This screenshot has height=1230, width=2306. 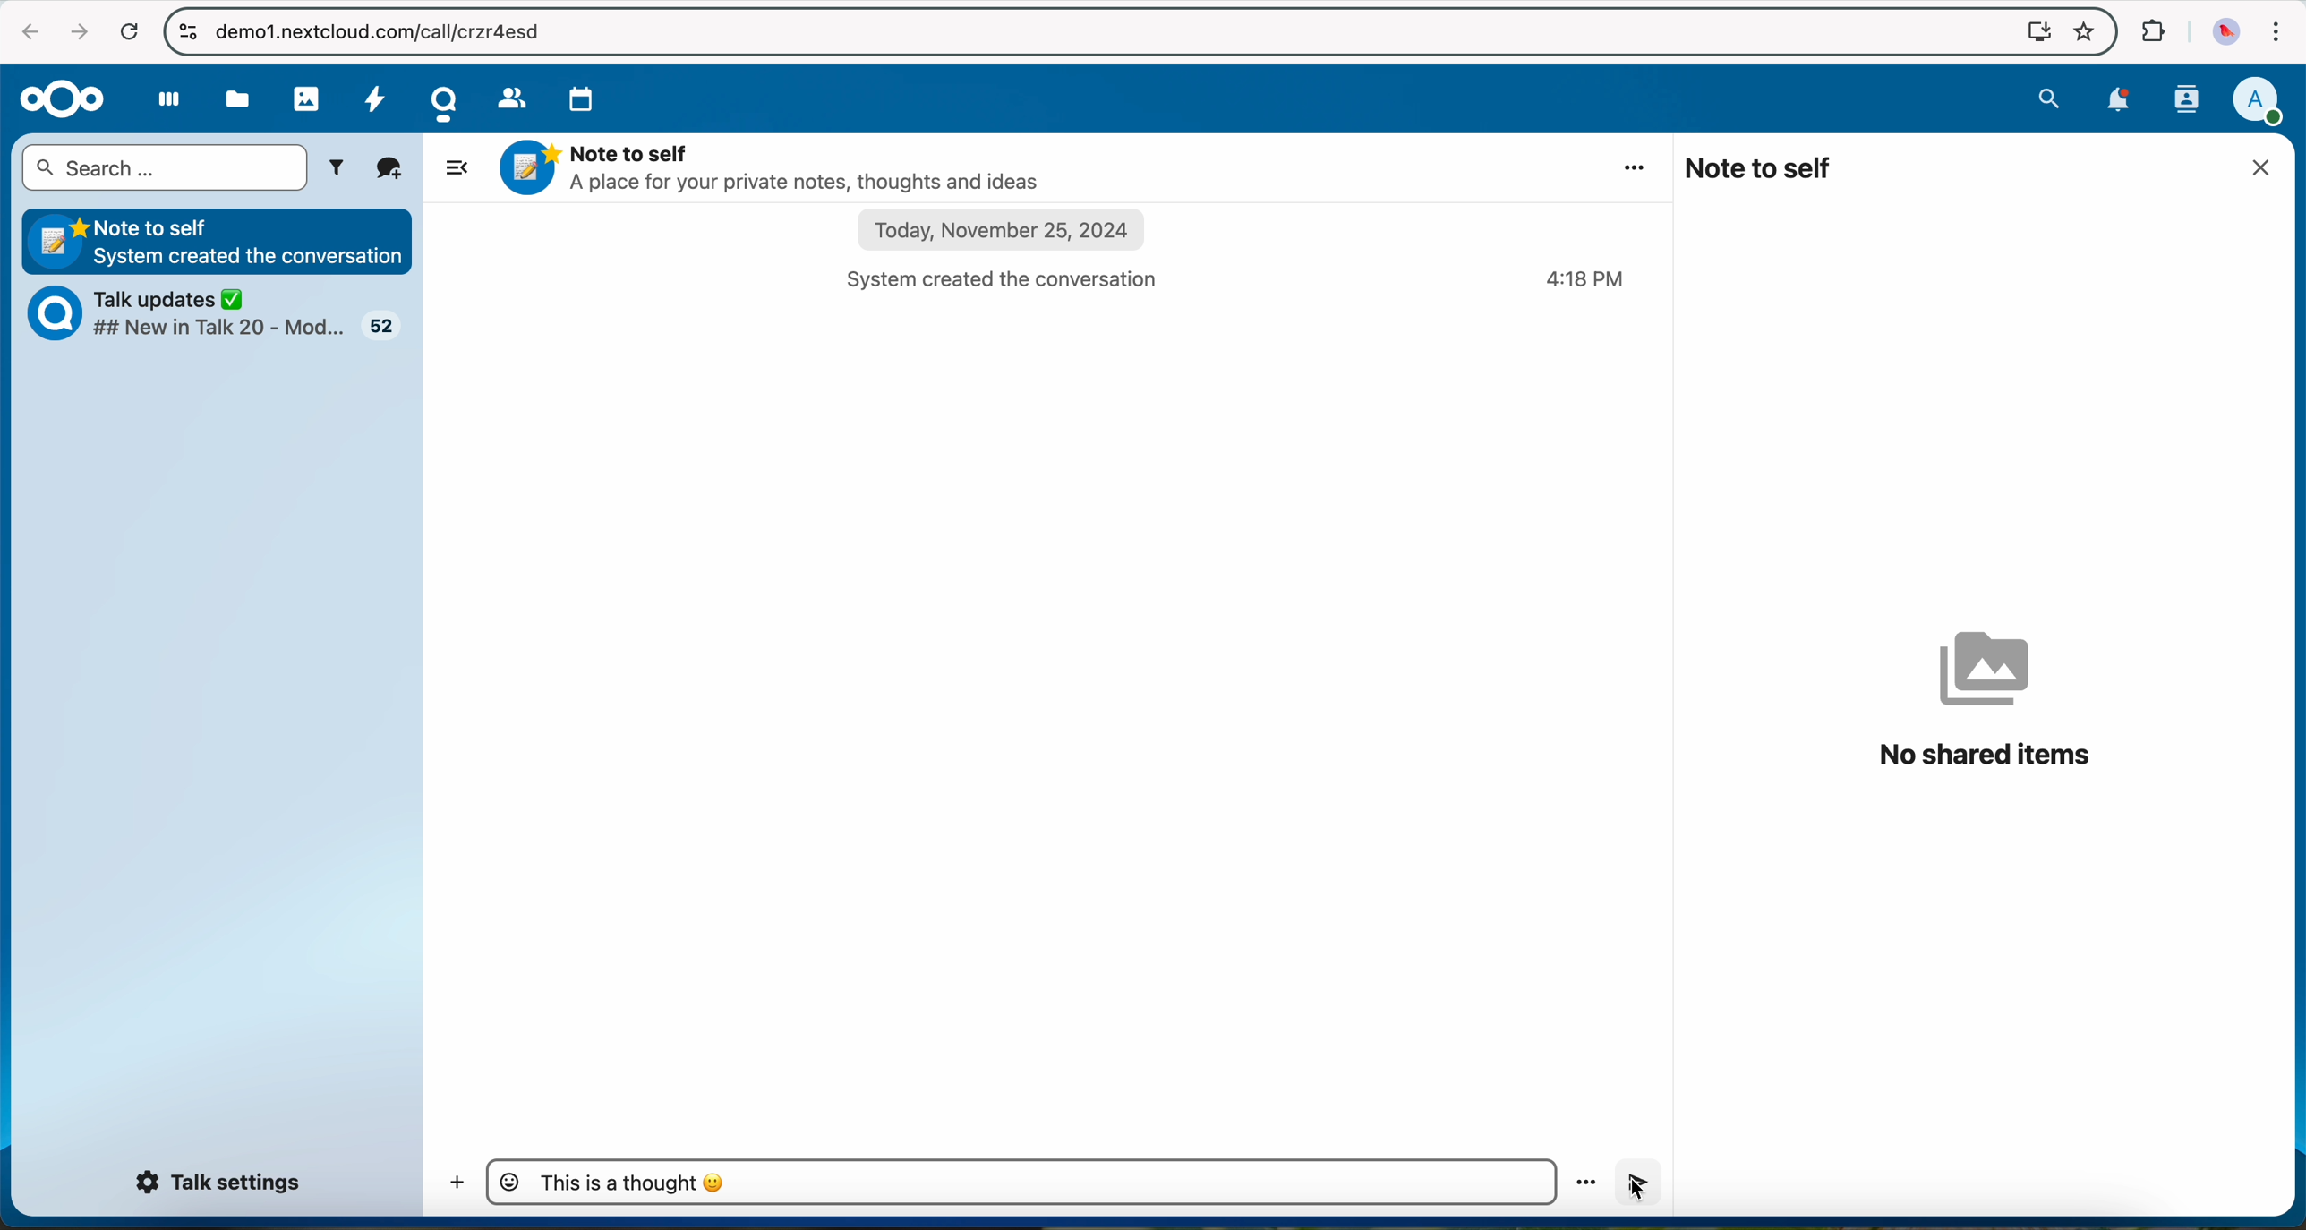 What do you see at coordinates (2122, 103) in the screenshot?
I see `notifications` at bounding box center [2122, 103].